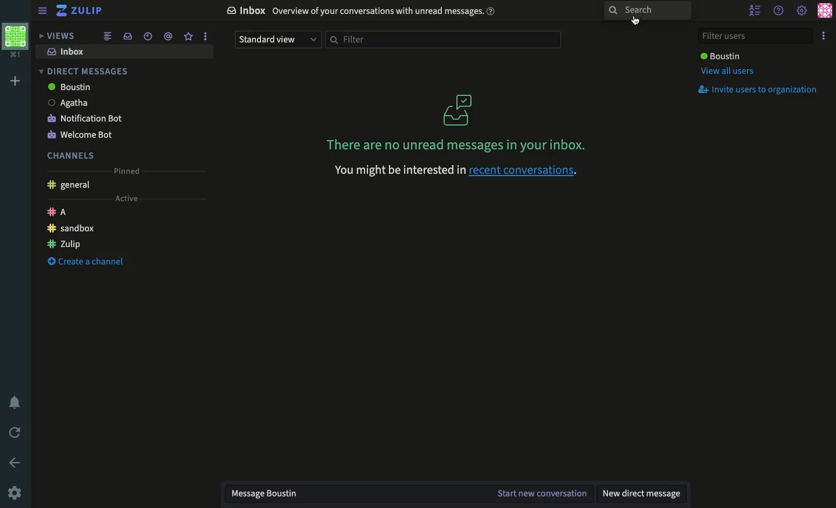 The image size is (836, 508). Describe the element at coordinates (726, 73) in the screenshot. I see `View all users` at that location.